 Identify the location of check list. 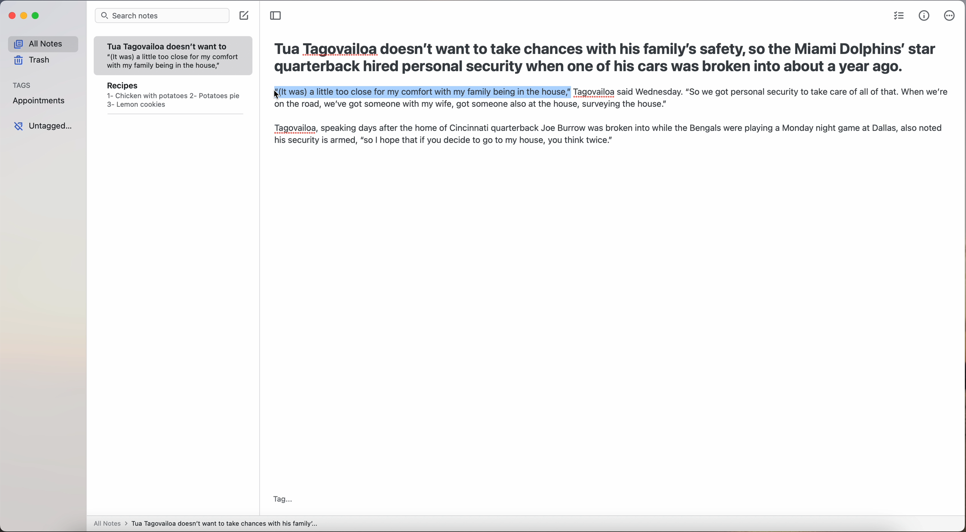
(899, 16).